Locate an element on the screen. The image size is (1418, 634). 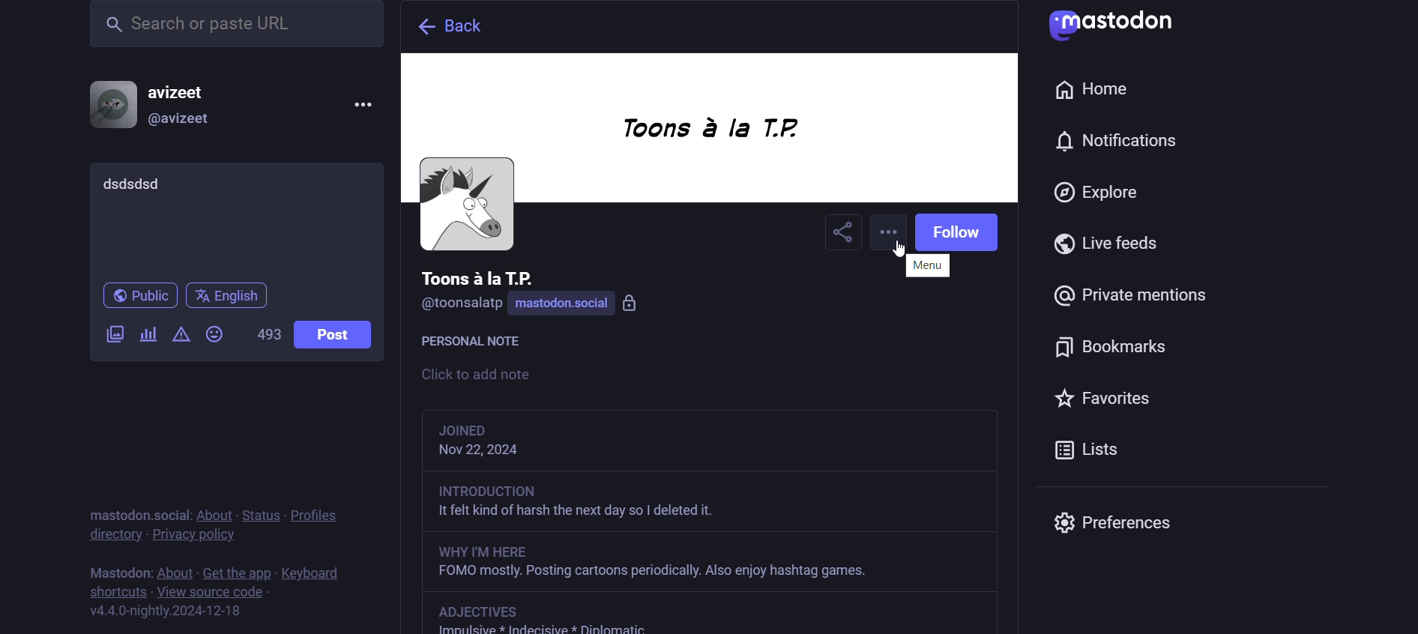
view source code is located at coordinates (216, 594).